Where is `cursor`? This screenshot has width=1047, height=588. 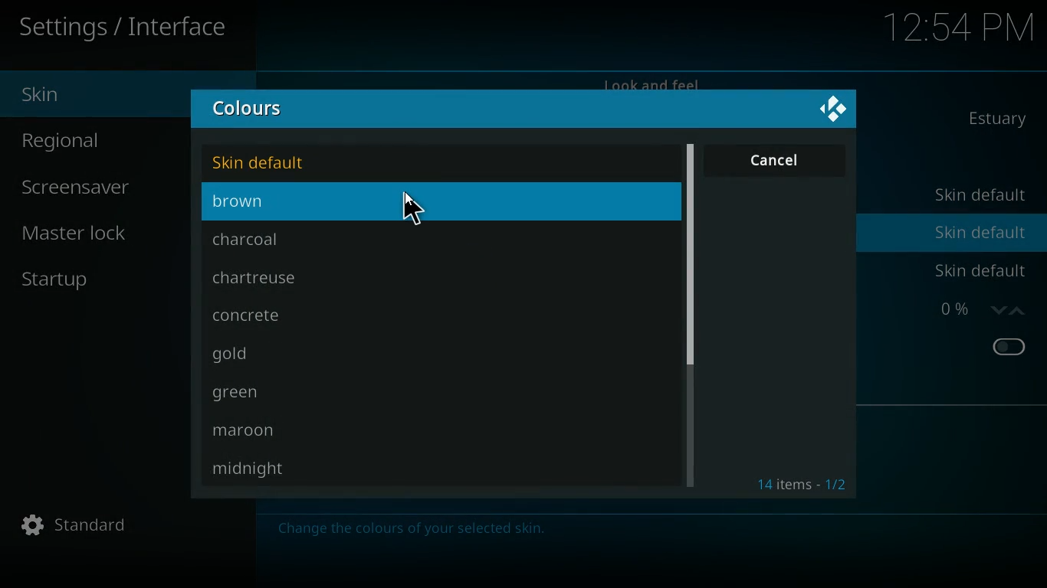 cursor is located at coordinates (415, 210).